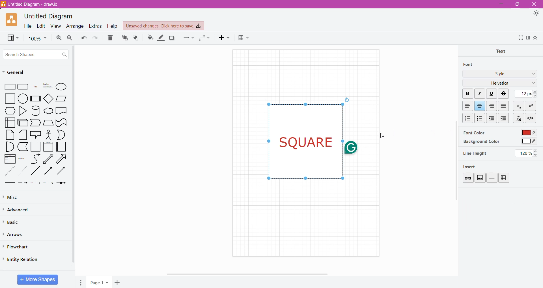  Describe the element at coordinates (504, 178) in the screenshot. I see `Table` at that location.